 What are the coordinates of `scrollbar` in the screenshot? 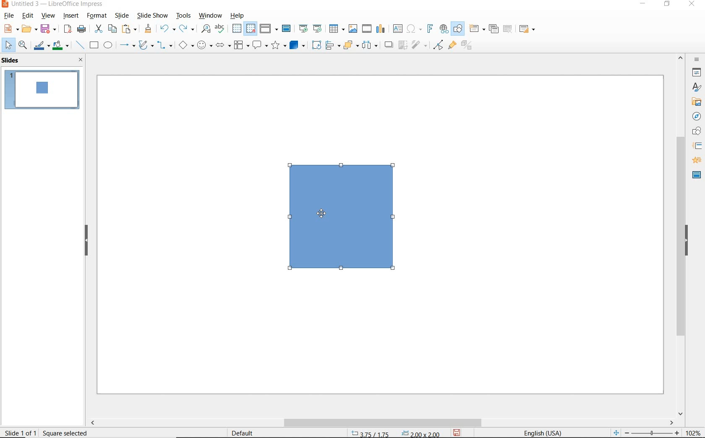 It's located at (382, 423).